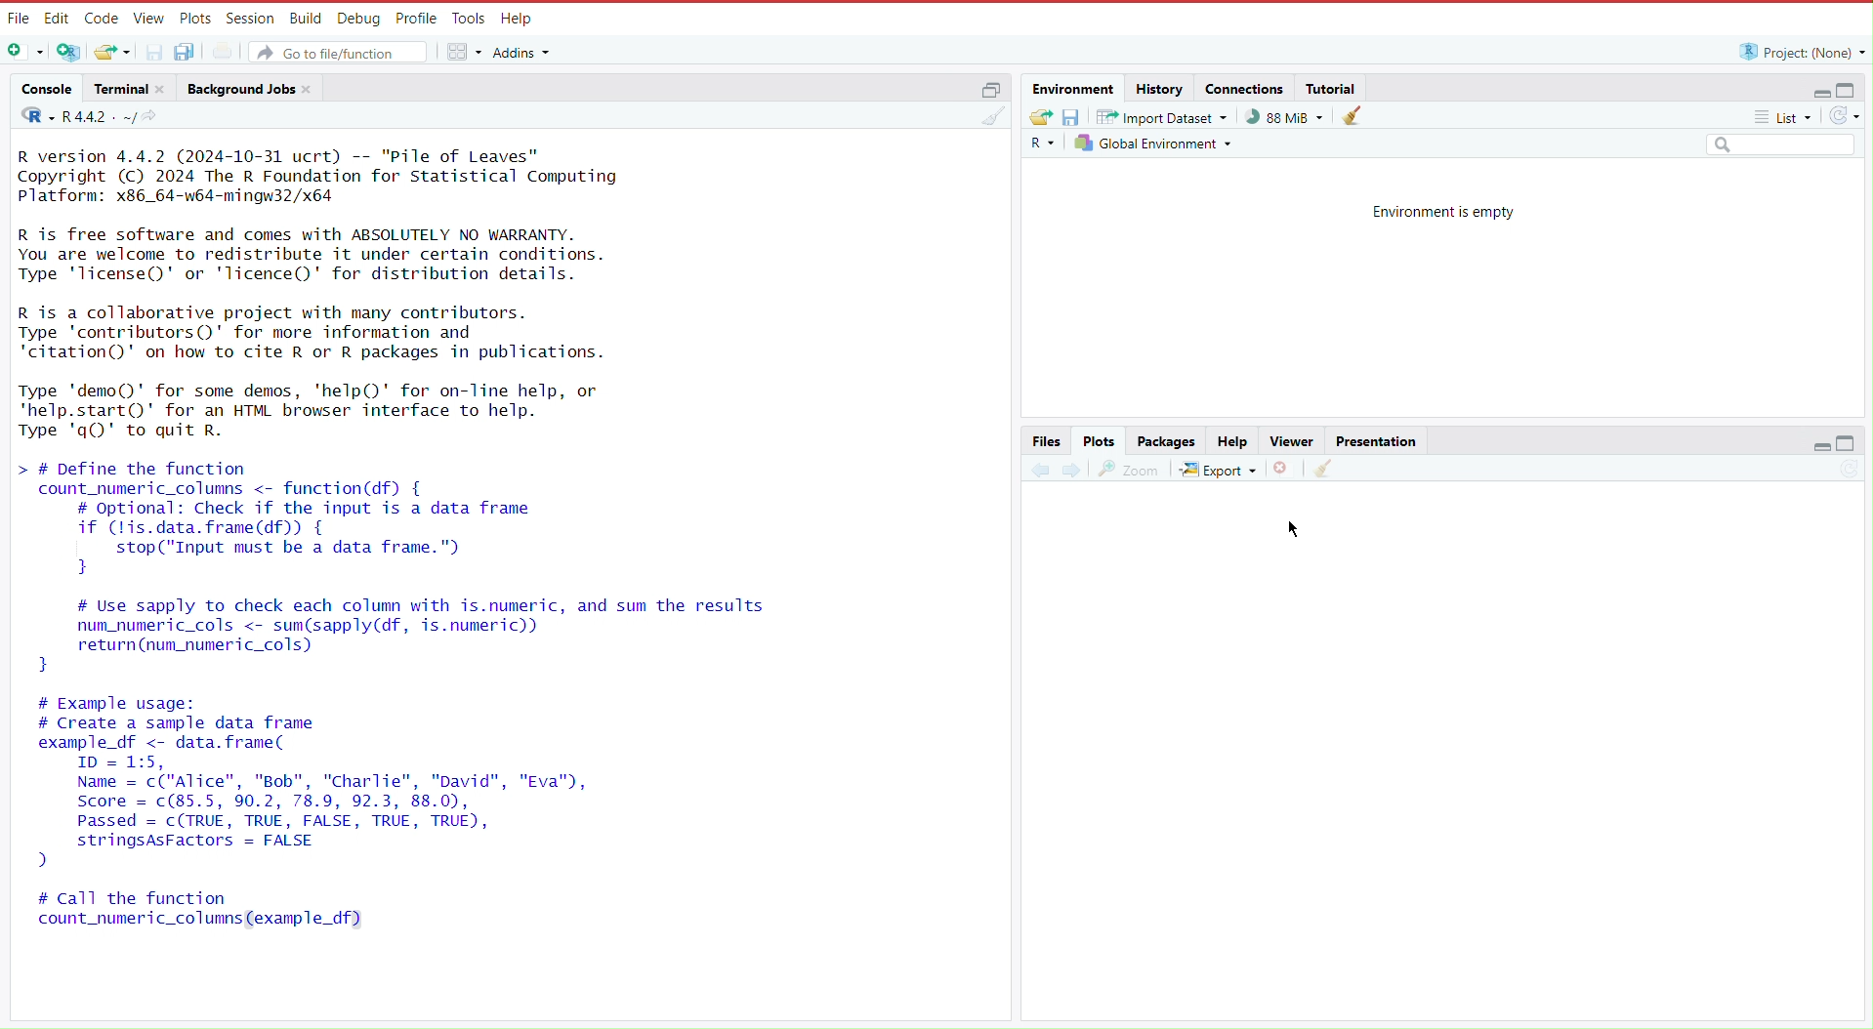  What do you see at coordinates (247, 18) in the screenshot?
I see `Session` at bounding box center [247, 18].